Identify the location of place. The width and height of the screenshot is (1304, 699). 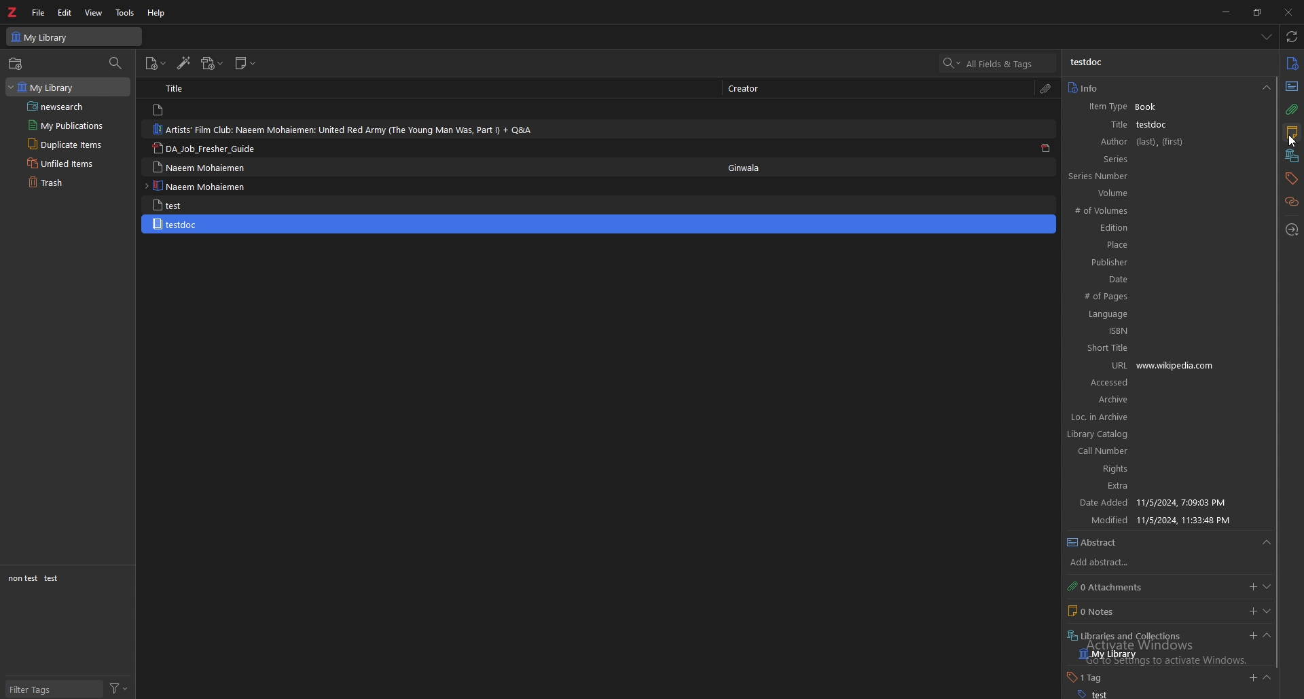
(1155, 244).